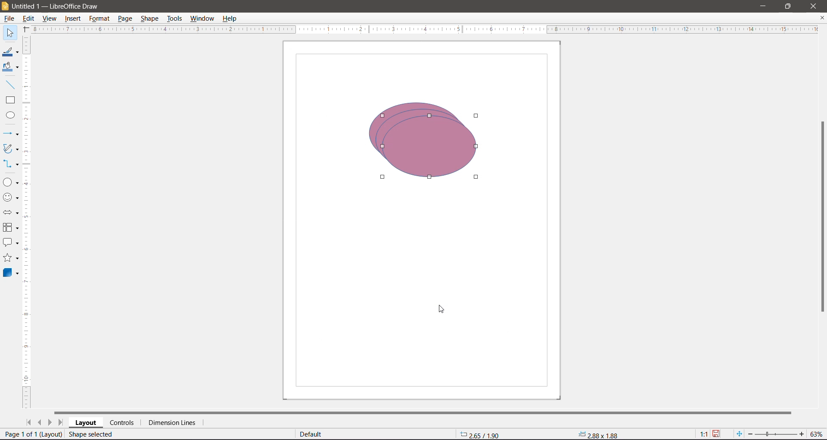  Describe the element at coordinates (11, 213) in the screenshot. I see `Block Arrows` at that location.